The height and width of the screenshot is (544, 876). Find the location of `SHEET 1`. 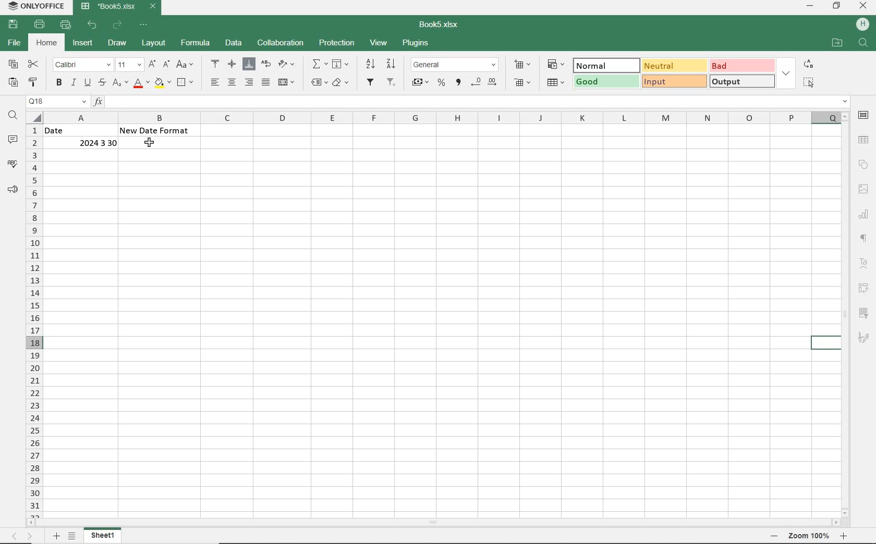

SHEET 1 is located at coordinates (103, 535).